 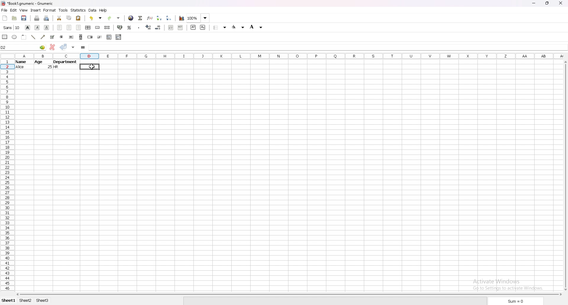 I want to click on bold, so click(x=28, y=27).